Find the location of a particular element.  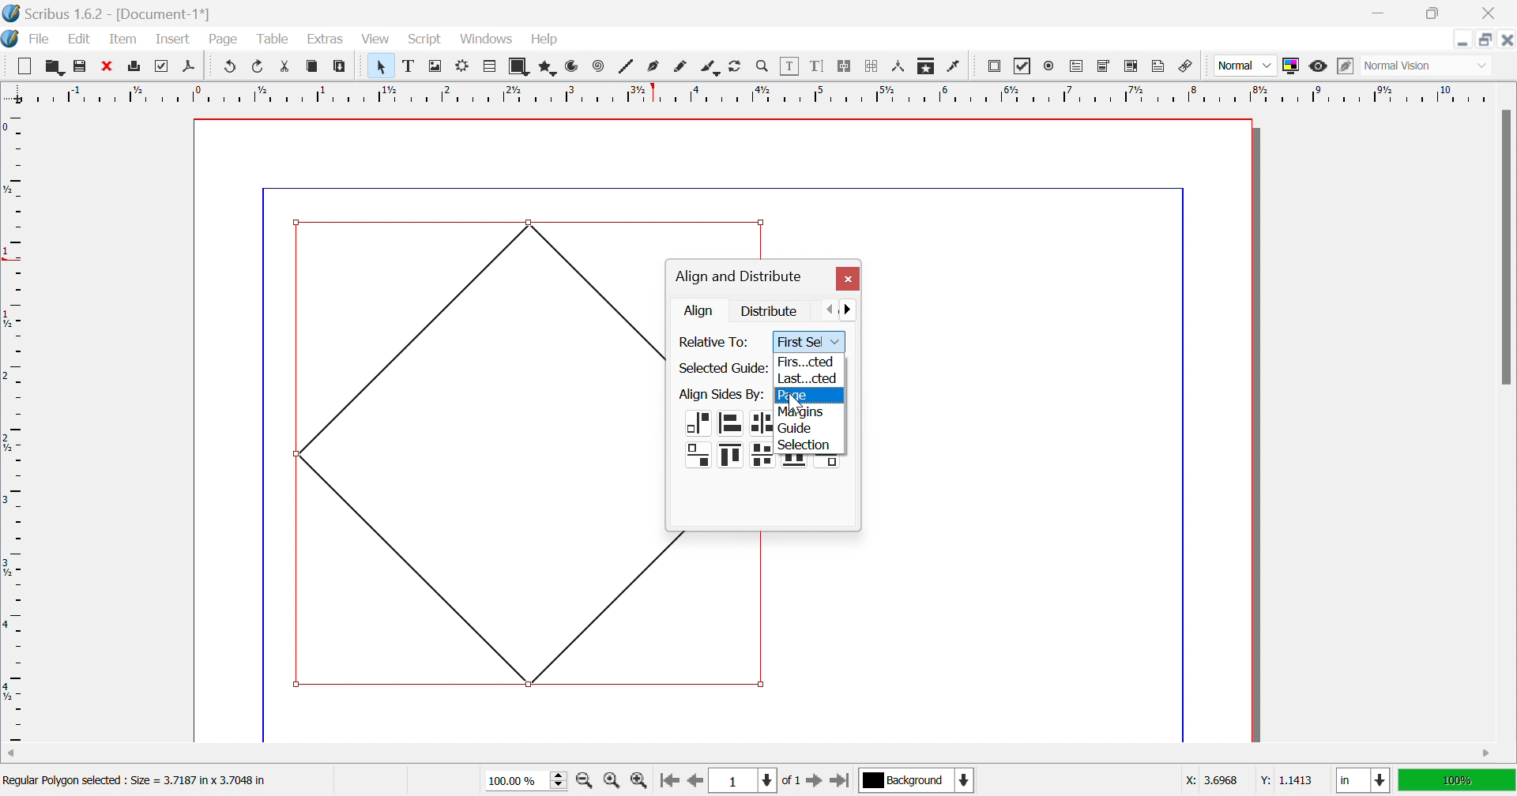

Text frame is located at coordinates (411, 66).